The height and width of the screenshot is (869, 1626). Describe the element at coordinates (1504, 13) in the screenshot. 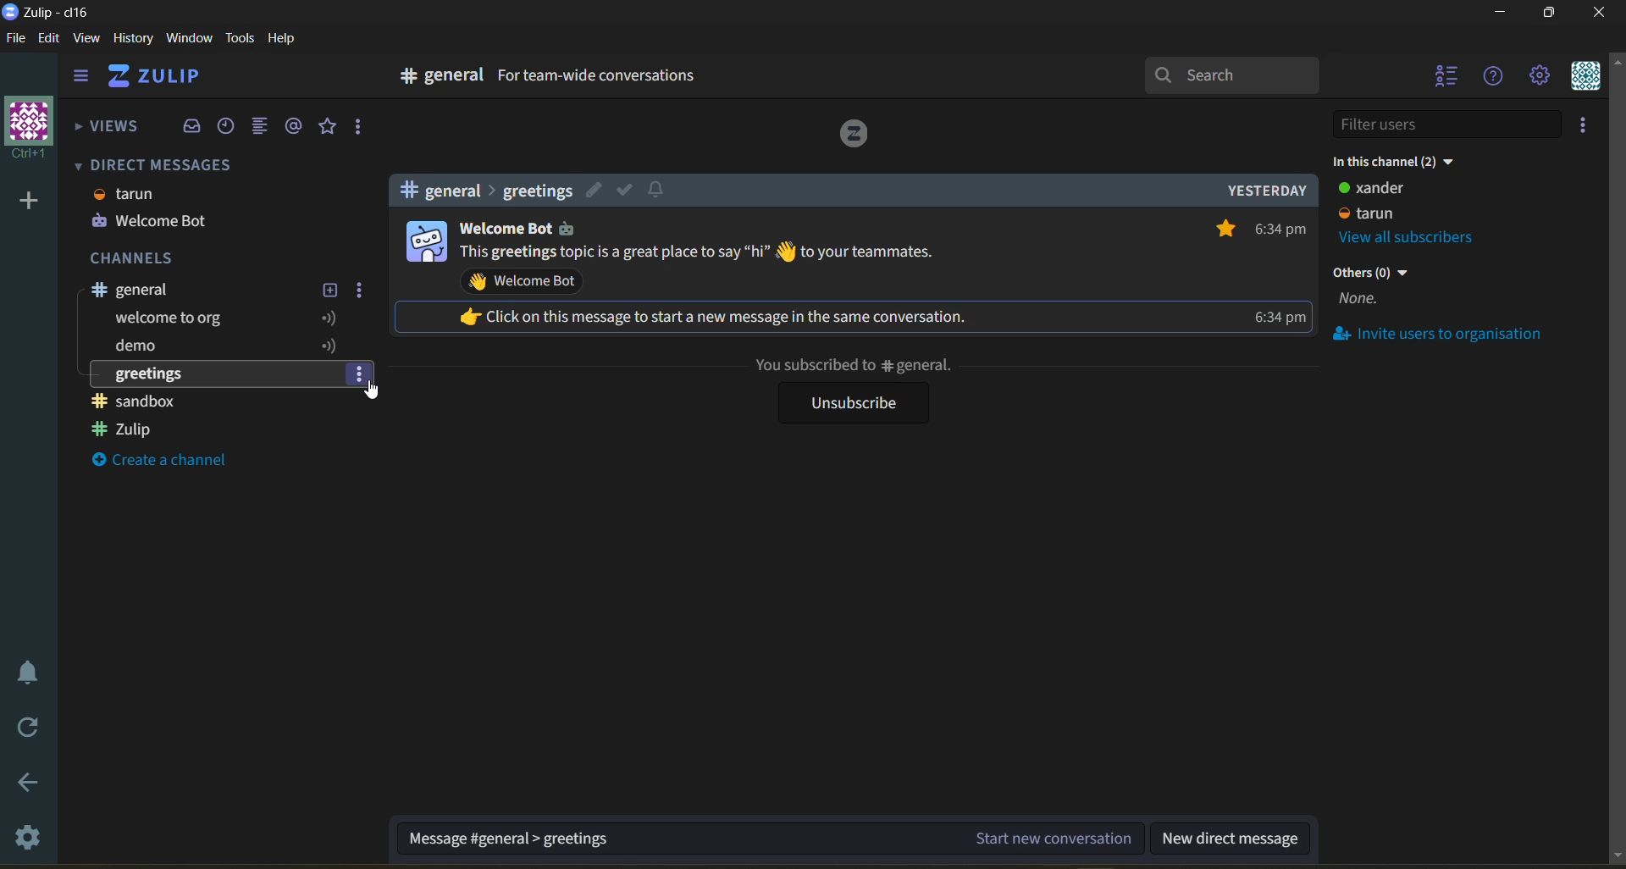

I see `minimize` at that location.